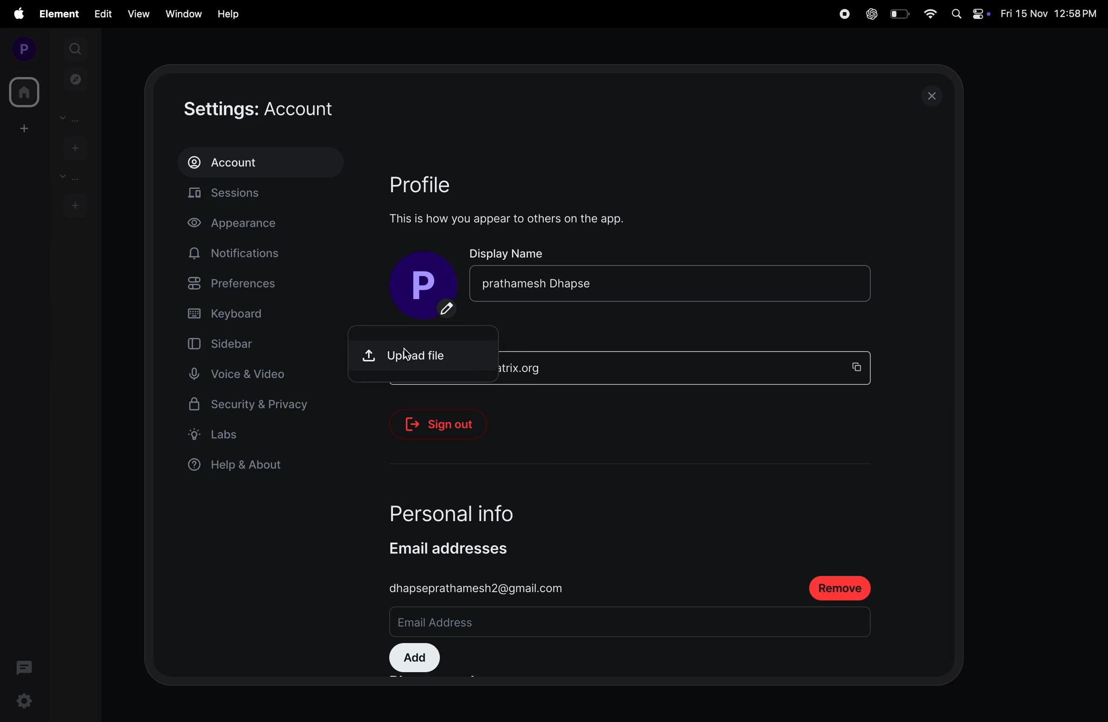 The width and height of the screenshot is (1108, 722). What do you see at coordinates (256, 314) in the screenshot?
I see `keyboard` at bounding box center [256, 314].